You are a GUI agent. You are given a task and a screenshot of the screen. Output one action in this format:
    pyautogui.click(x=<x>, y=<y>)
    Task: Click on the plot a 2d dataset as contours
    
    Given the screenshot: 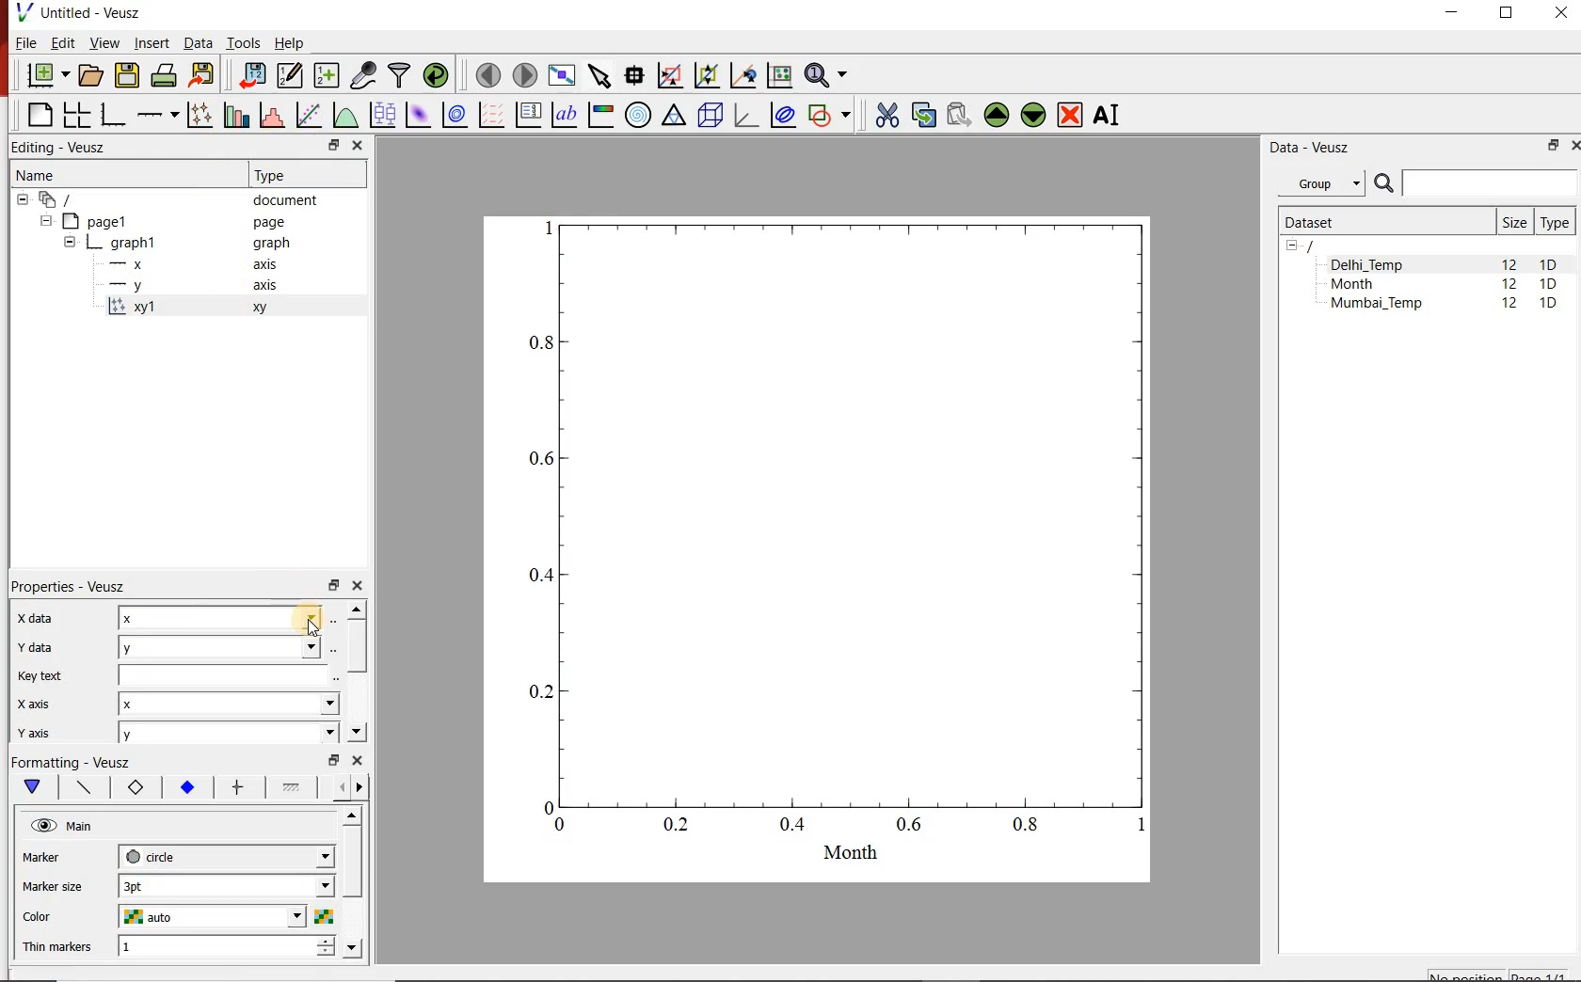 What is the action you would take?
    pyautogui.click(x=455, y=116)
    